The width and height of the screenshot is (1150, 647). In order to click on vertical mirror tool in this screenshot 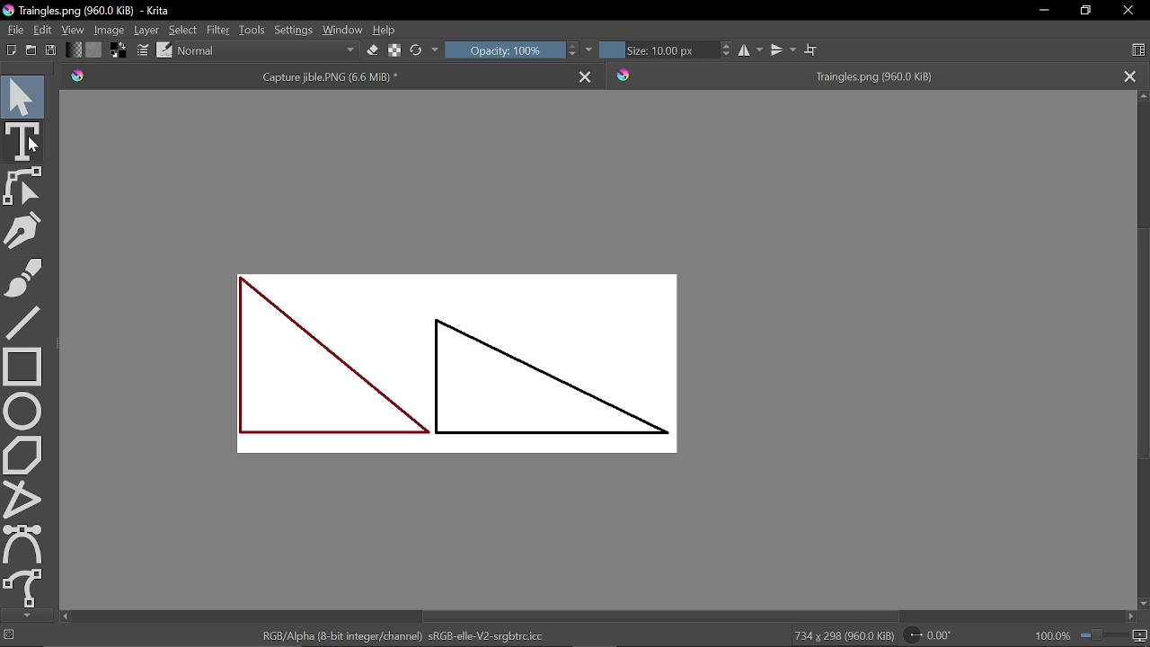, I will do `click(783, 50)`.